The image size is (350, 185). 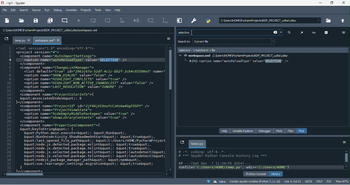 I want to click on open, so click(x=21, y=20).